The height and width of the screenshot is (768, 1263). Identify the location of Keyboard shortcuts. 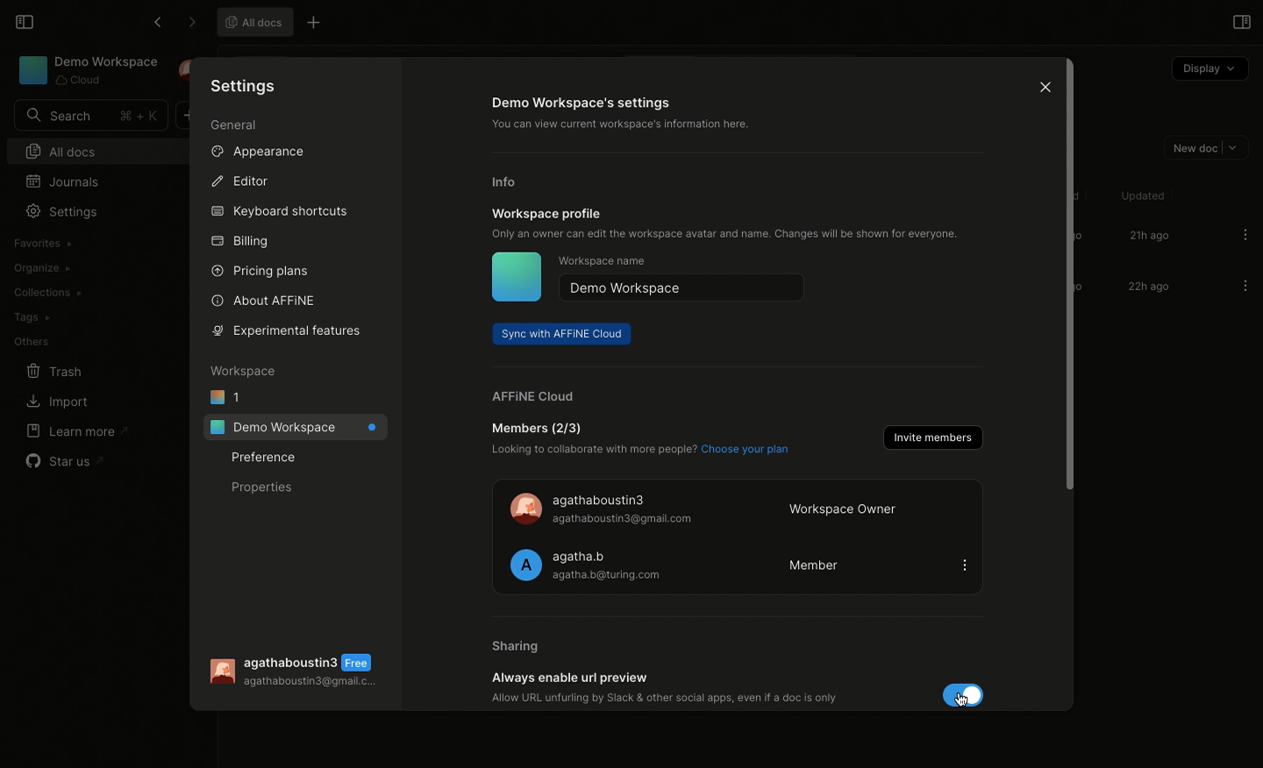
(281, 213).